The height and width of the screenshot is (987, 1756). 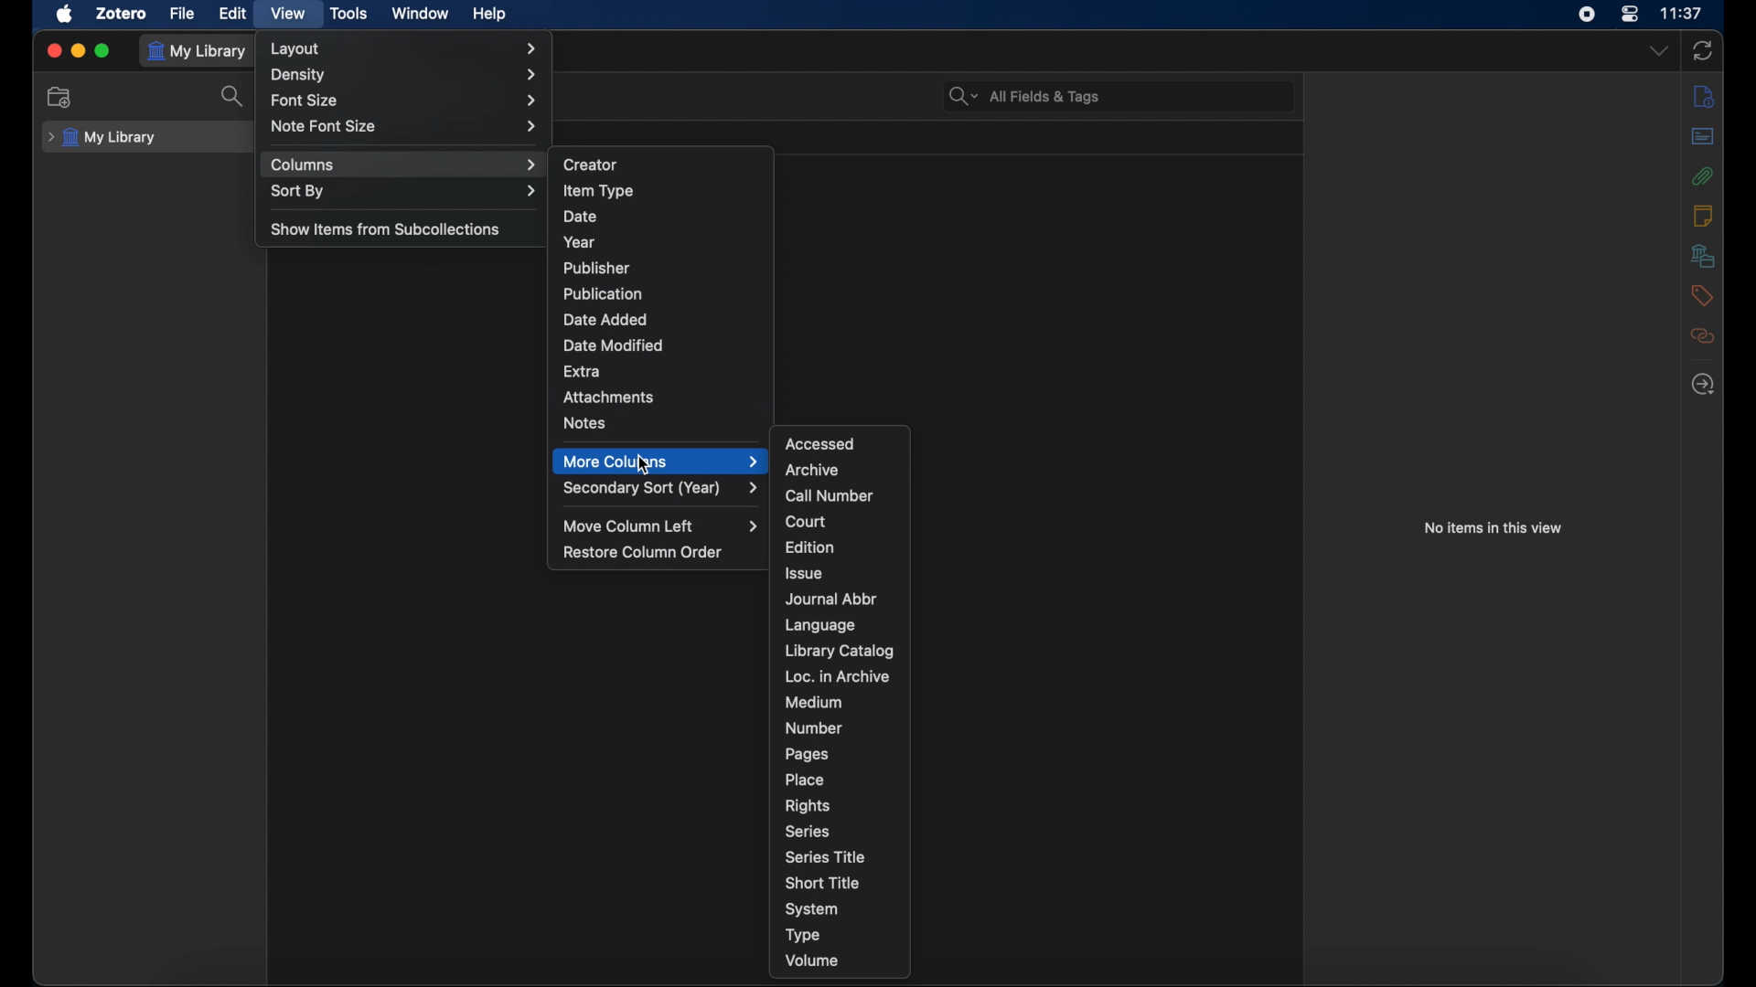 What do you see at coordinates (812, 547) in the screenshot?
I see `edition` at bounding box center [812, 547].